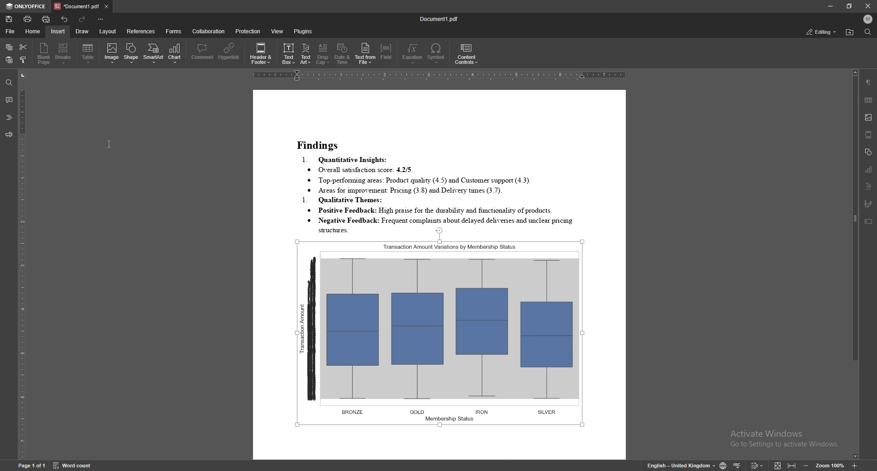 The height and width of the screenshot is (471, 877). Describe the element at coordinates (89, 53) in the screenshot. I see `table` at that location.